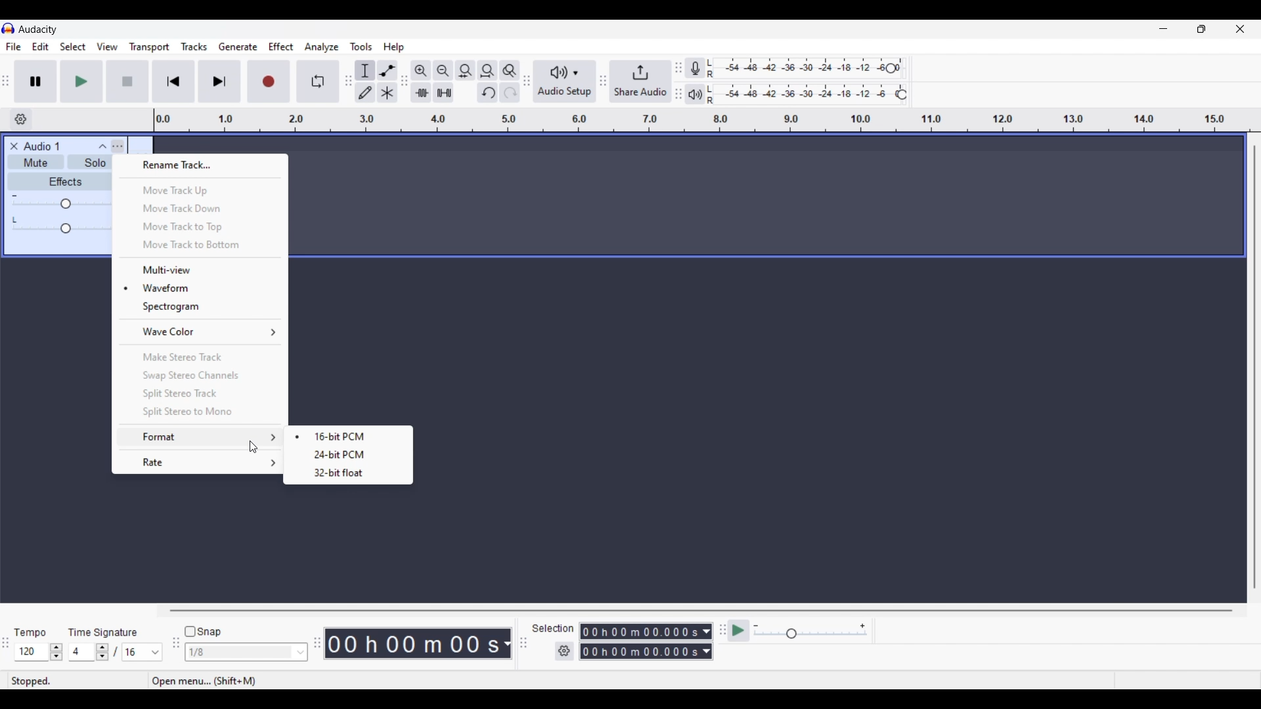  What do you see at coordinates (200, 208) in the screenshot?
I see `Move track down` at bounding box center [200, 208].